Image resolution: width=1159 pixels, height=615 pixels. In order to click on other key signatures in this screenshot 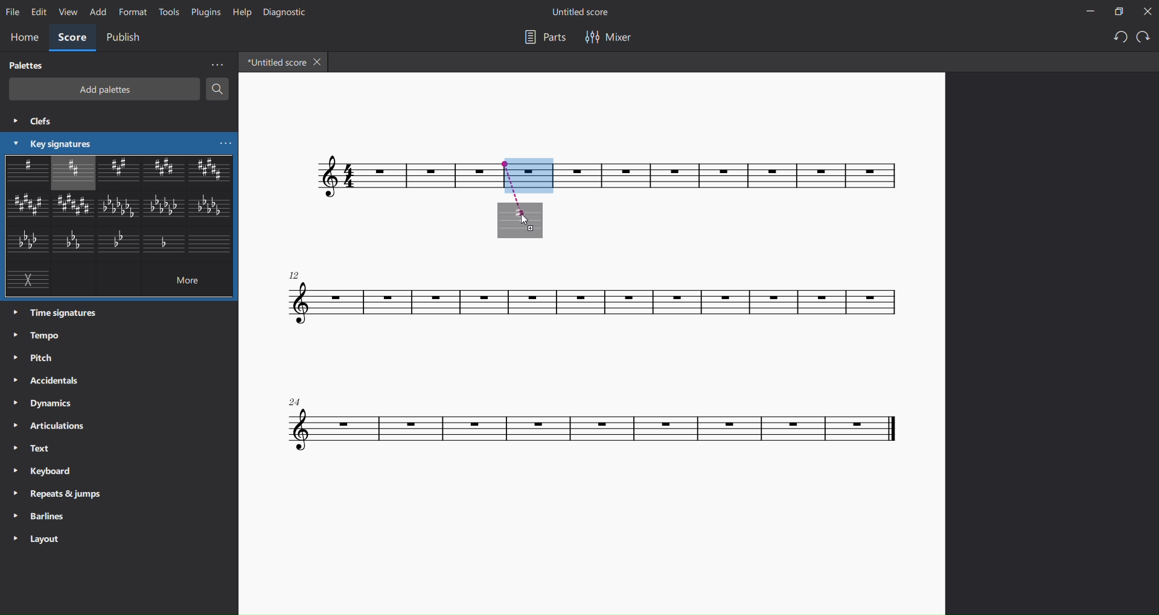, I will do `click(71, 262)`.